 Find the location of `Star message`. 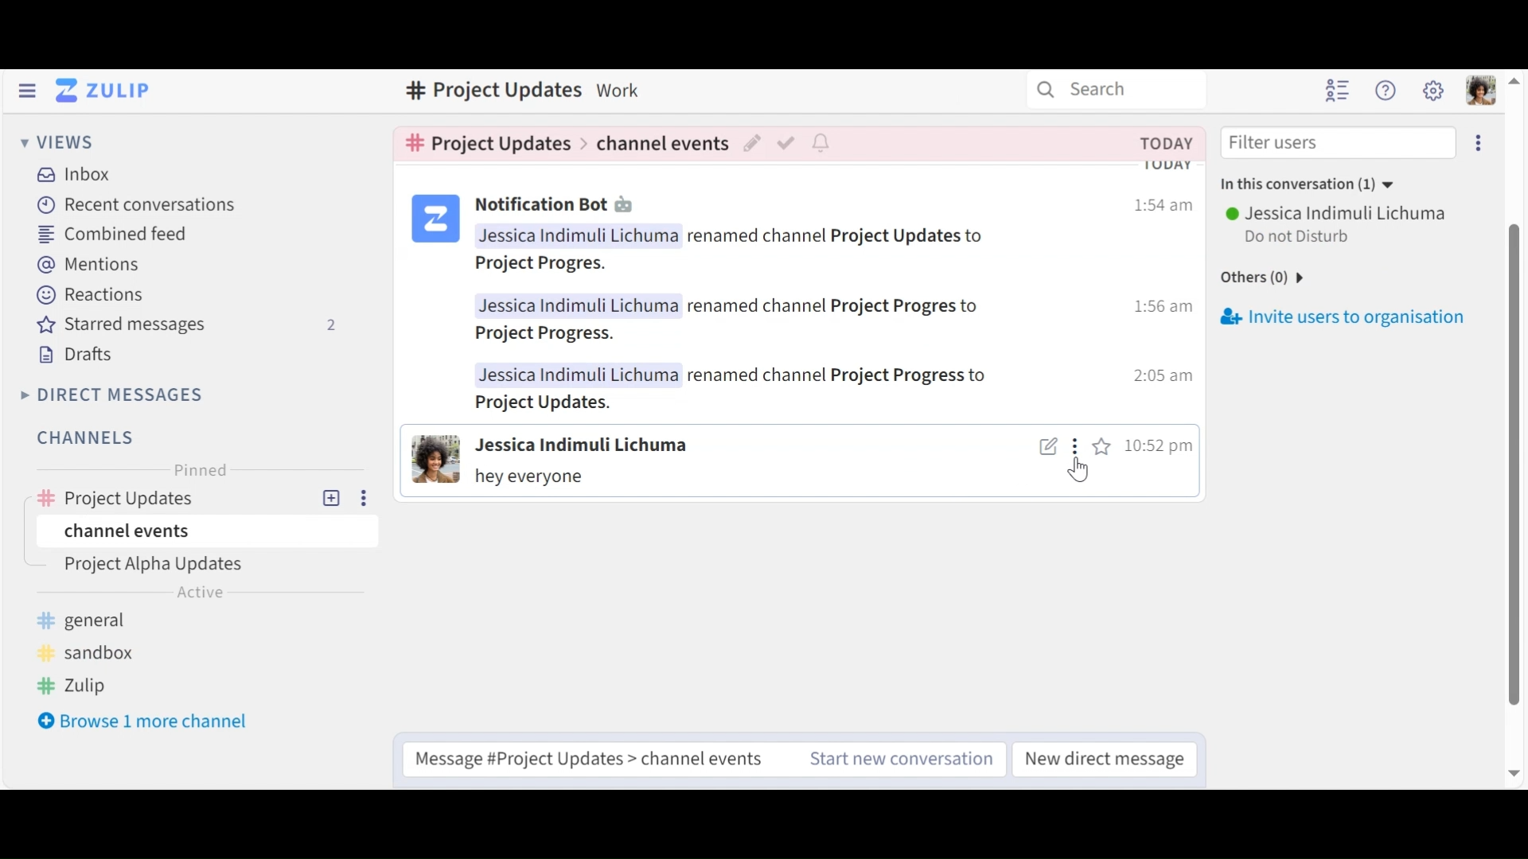

Star message is located at coordinates (1105, 448).